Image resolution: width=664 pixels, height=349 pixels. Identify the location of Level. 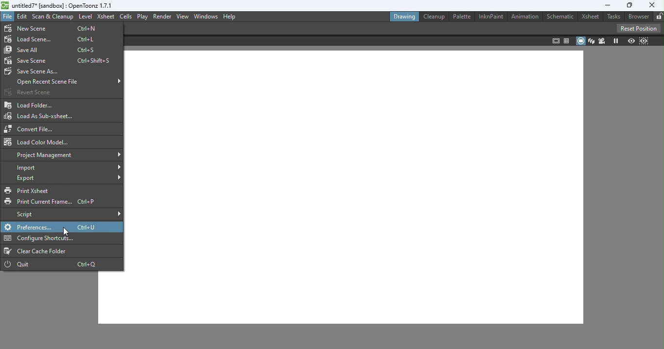
(85, 17).